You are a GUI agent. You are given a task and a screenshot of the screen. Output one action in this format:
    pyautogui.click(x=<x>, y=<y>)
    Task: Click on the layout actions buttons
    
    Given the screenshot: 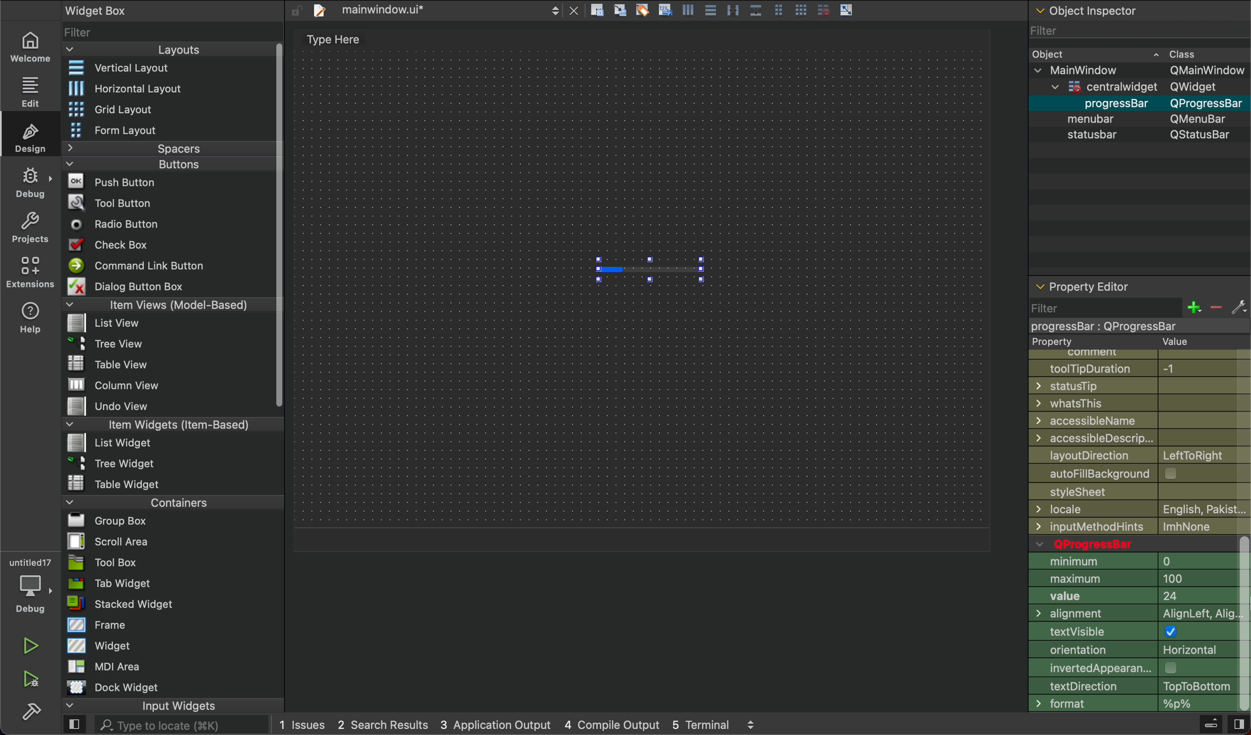 What is the action you would take?
    pyautogui.click(x=721, y=12)
    